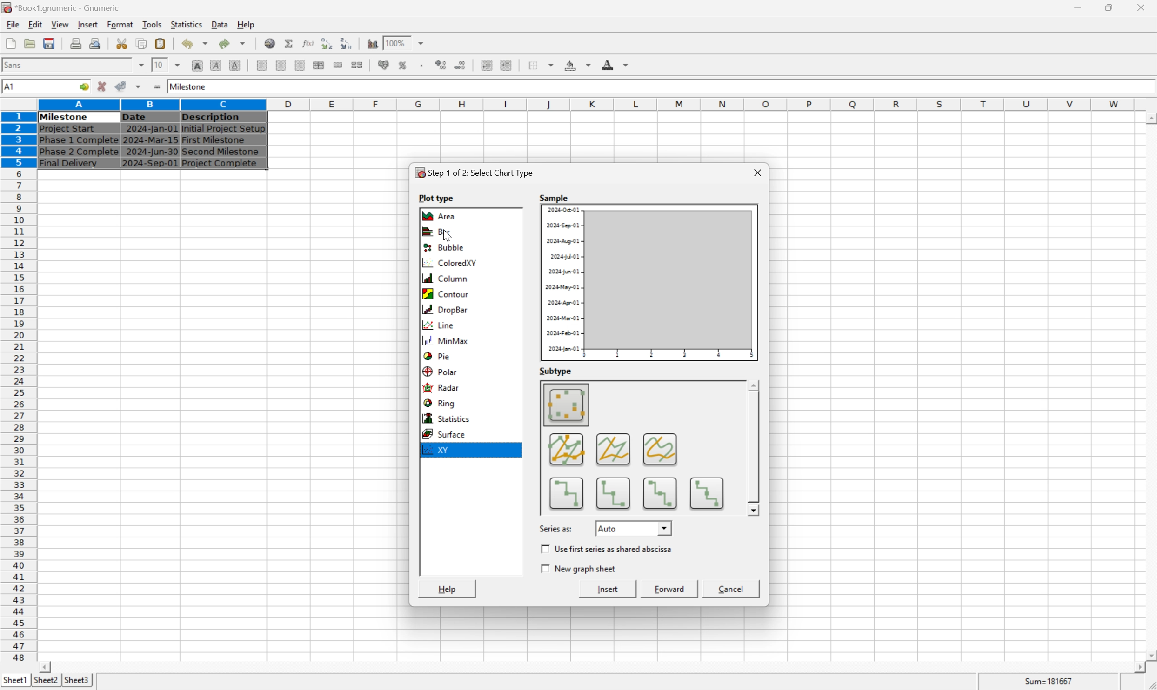  Describe the element at coordinates (143, 44) in the screenshot. I see `copy from selection` at that location.